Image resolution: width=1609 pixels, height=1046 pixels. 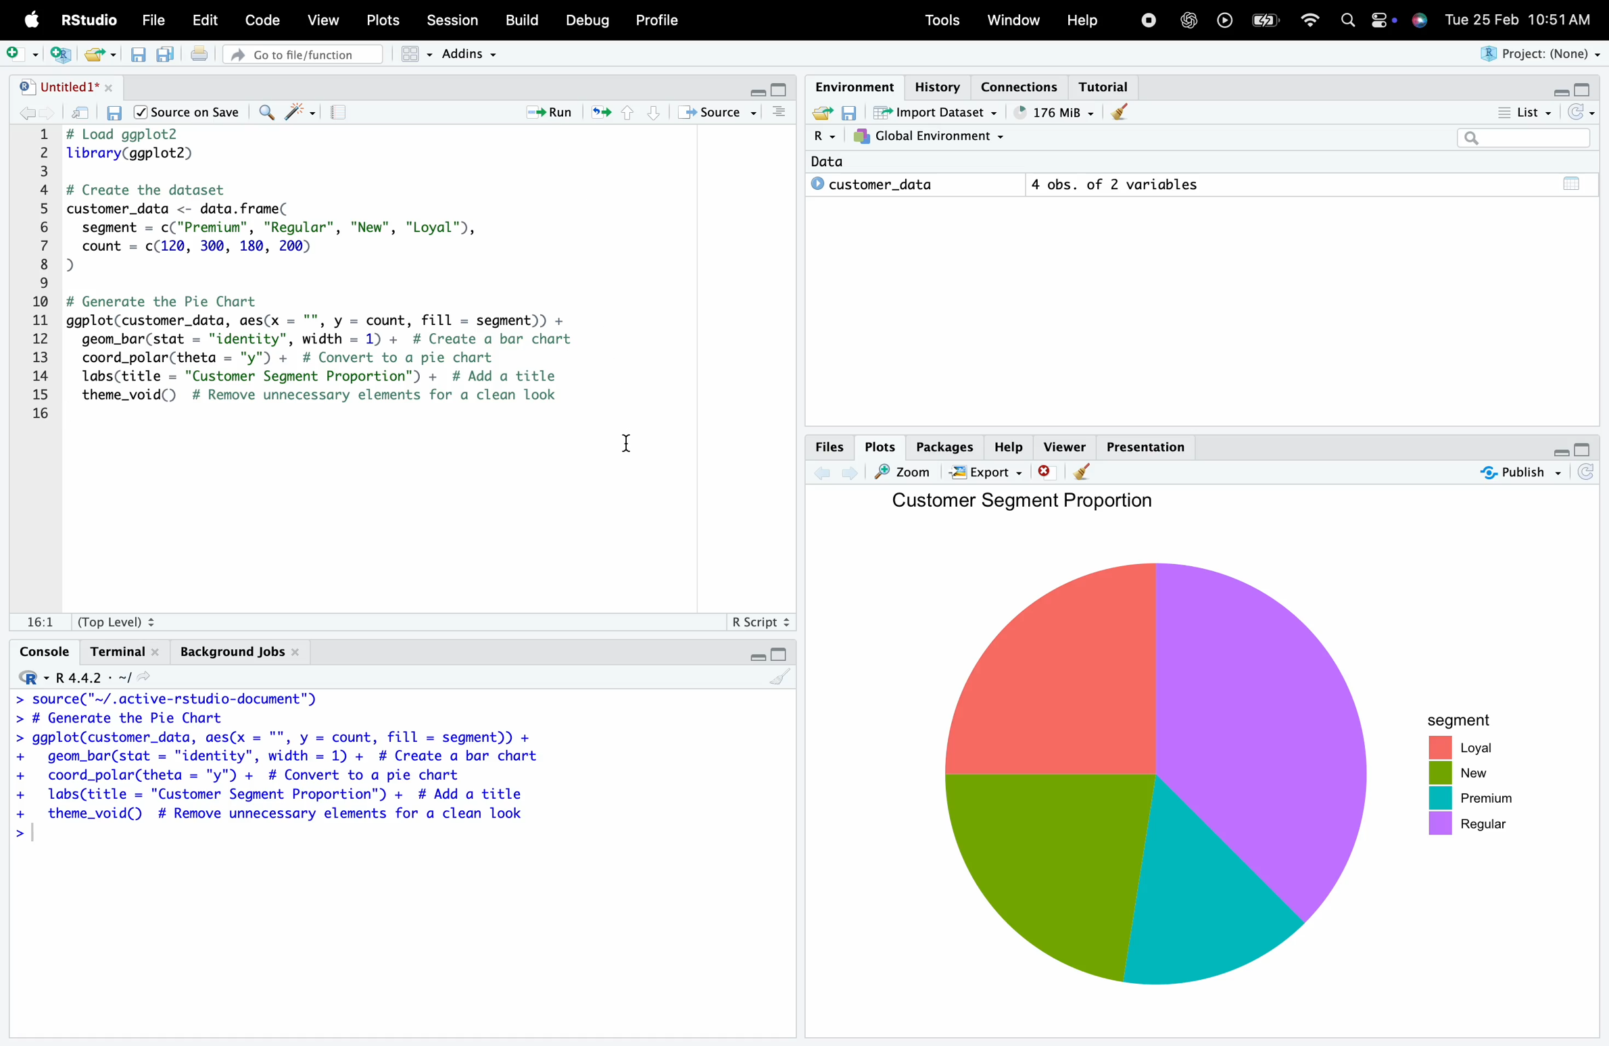 What do you see at coordinates (651, 113) in the screenshot?
I see `bottom` at bounding box center [651, 113].